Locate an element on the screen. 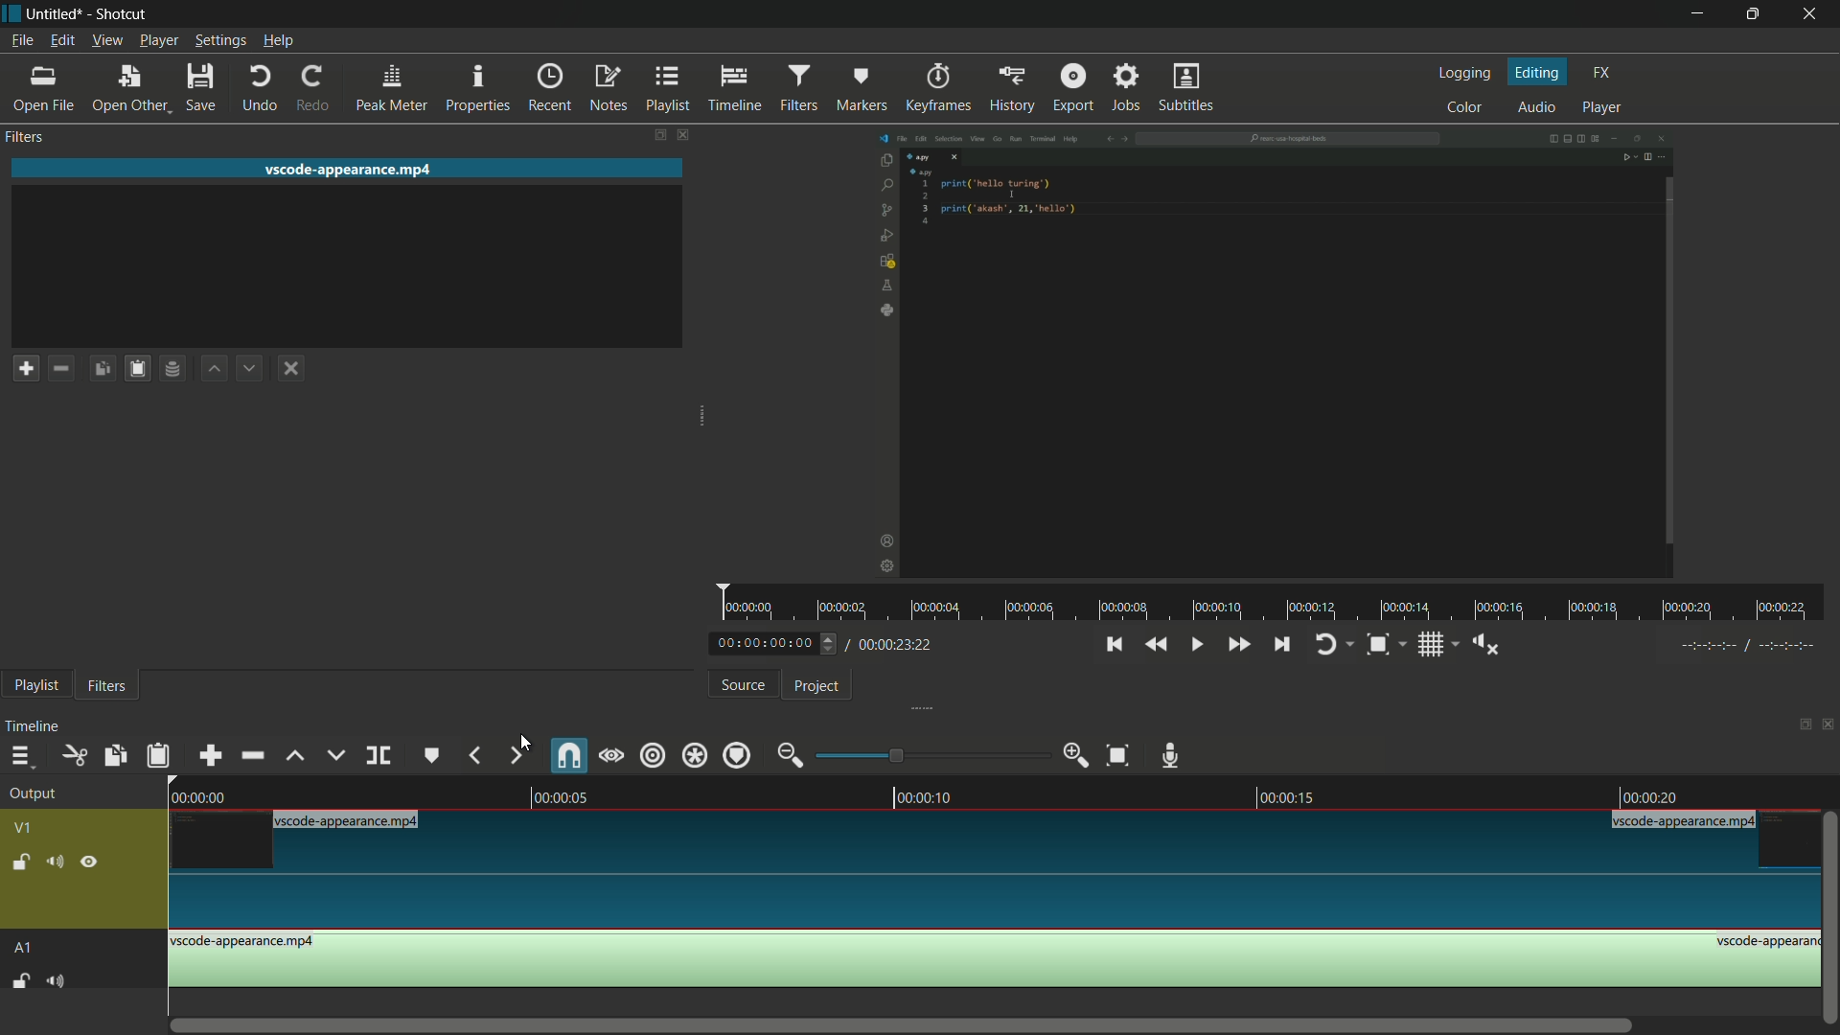 Image resolution: width=1840 pixels, height=1035 pixels. cut is located at coordinates (72, 754).